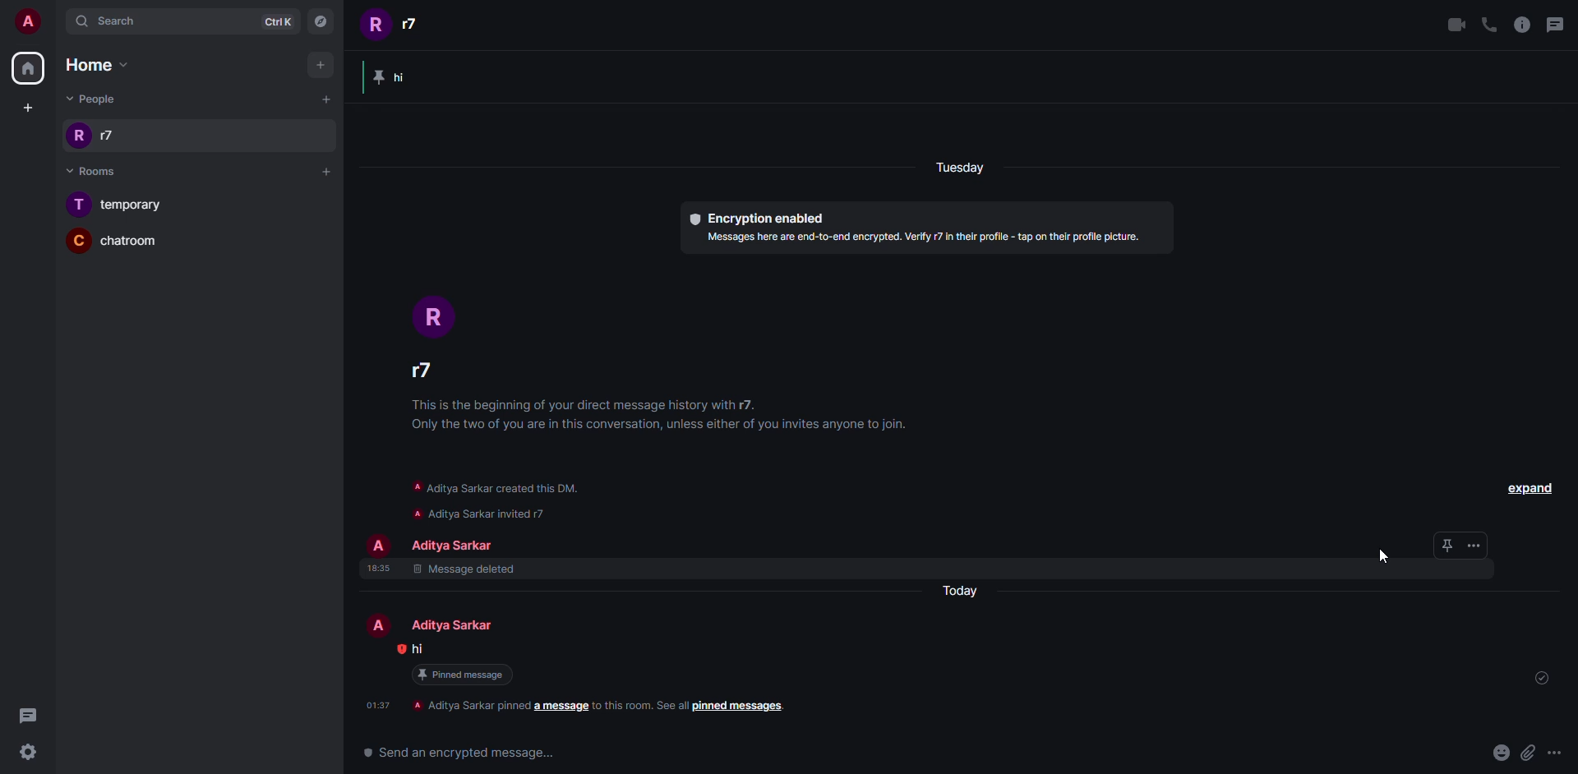 This screenshot has width=1578, height=774. What do you see at coordinates (456, 624) in the screenshot?
I see `people` at bounding box center [456, 624].